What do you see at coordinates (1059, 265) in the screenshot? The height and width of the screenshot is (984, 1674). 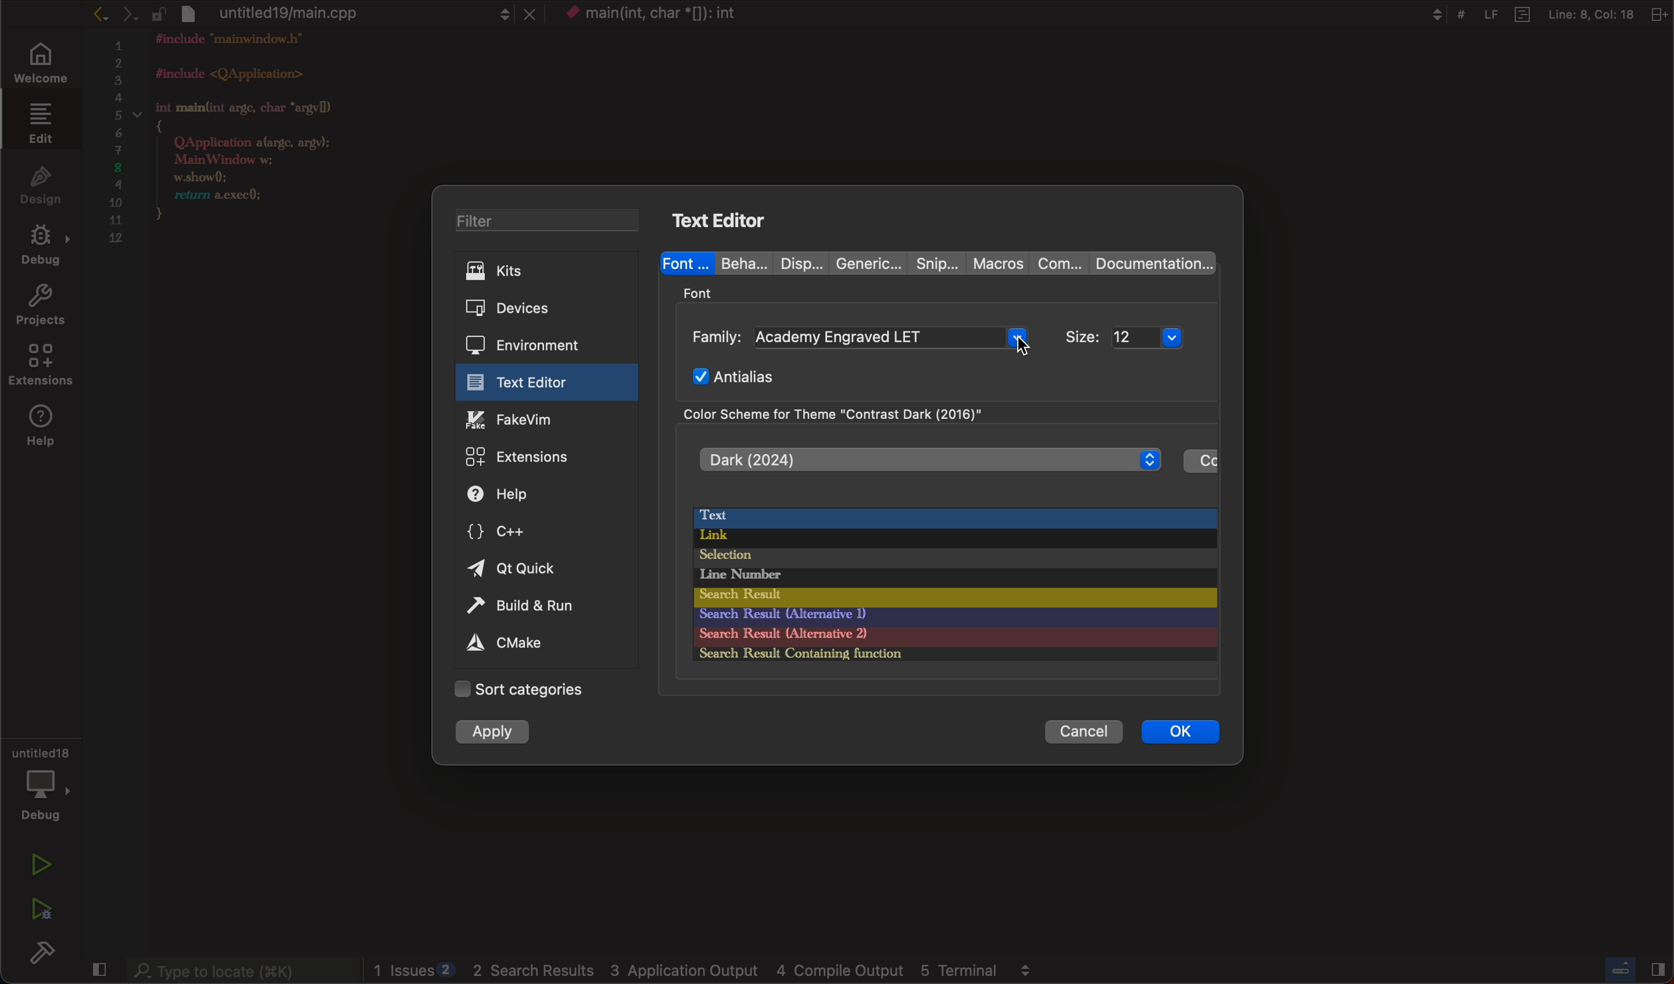 I see `com` at bounding box center [1059, 265].